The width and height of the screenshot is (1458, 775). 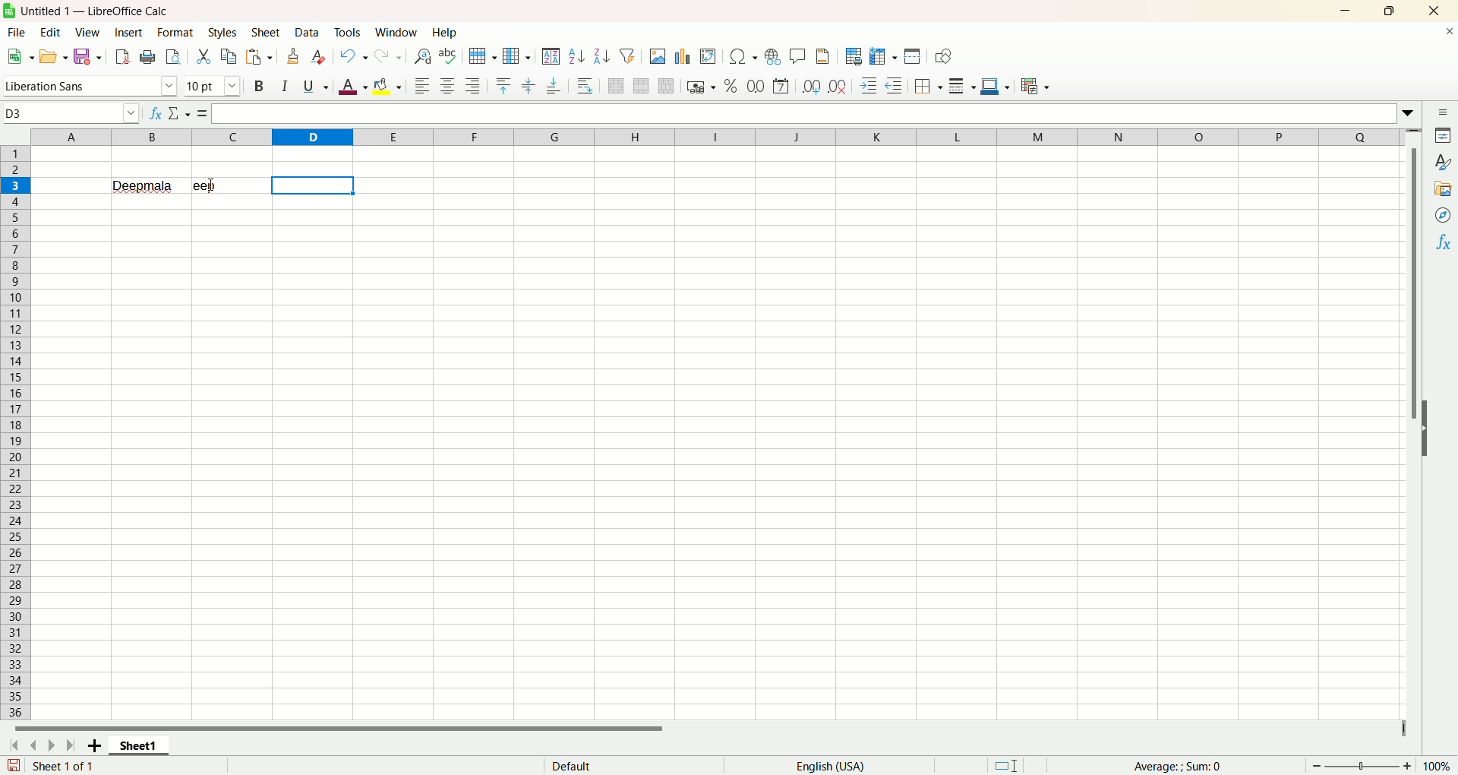 I want to click on save, so click(x=14, y=765).